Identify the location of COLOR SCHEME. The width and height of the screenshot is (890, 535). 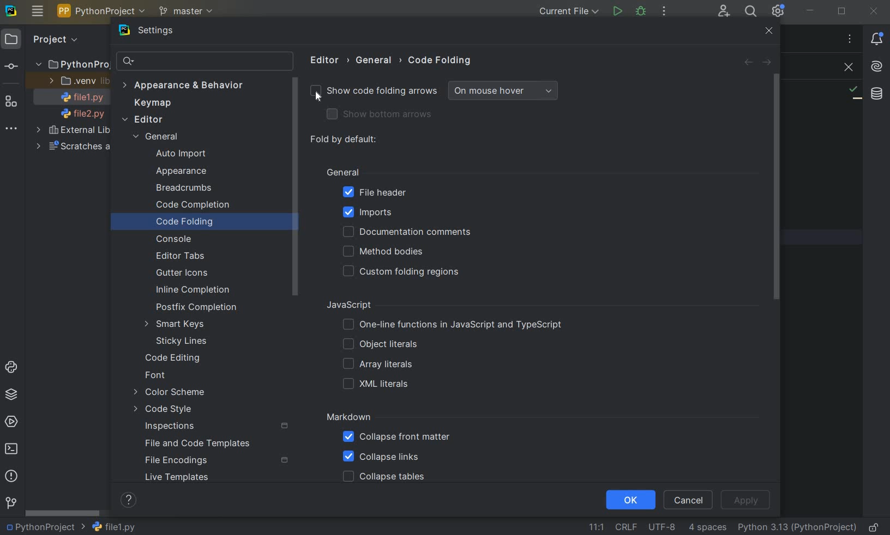
(171, 393).